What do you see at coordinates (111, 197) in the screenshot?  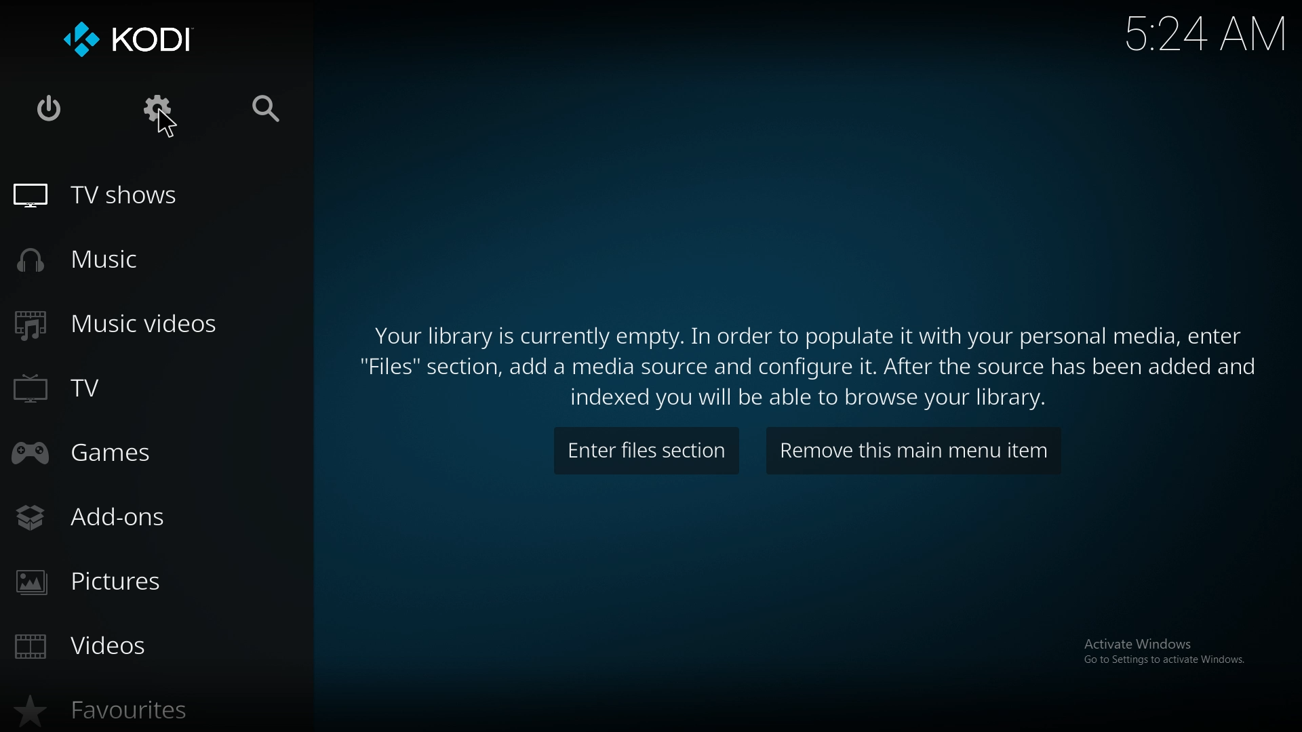 I see `tv shows` at bounding box center [111, 197].